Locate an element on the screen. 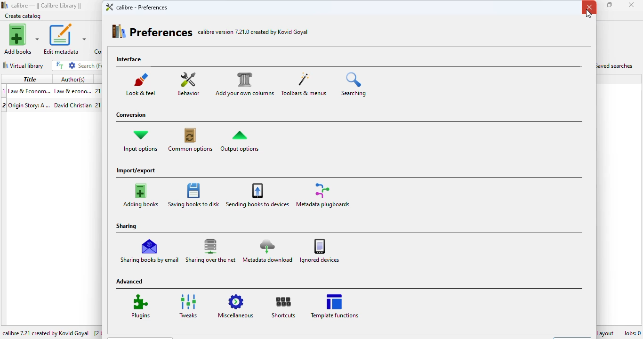 The image size is (643, 339). book 2 is located at coordinates (51, 105).